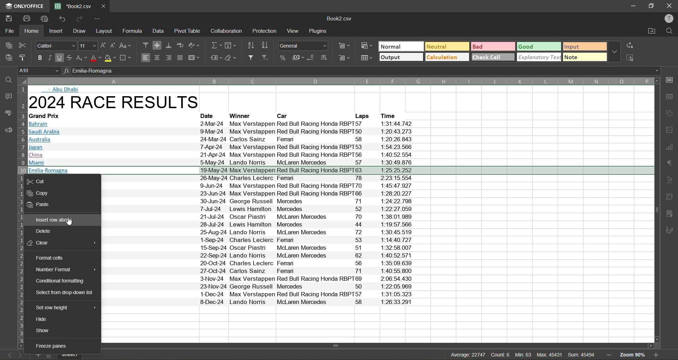  Describe the element at coordinates (250, 58) in the screenshot. I see `filter` at that location.